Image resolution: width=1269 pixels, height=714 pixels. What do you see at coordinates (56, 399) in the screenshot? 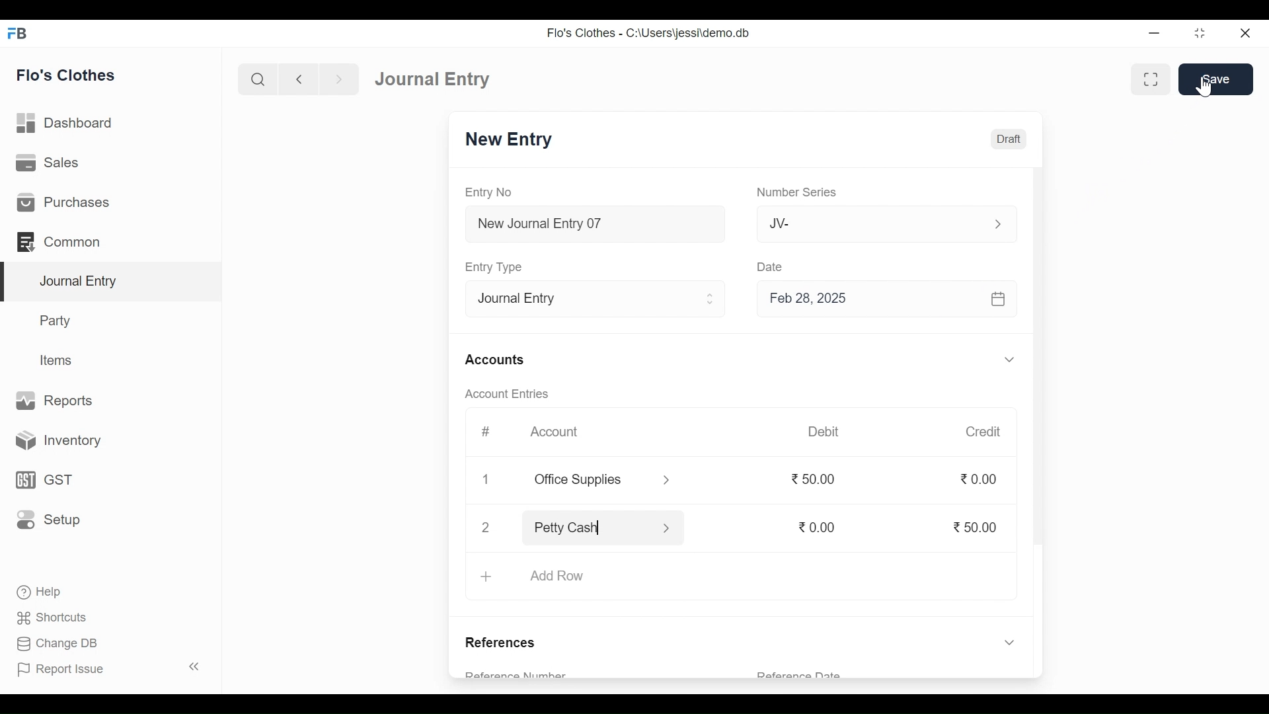
I see `Reports` at bounding box center [56, 399].